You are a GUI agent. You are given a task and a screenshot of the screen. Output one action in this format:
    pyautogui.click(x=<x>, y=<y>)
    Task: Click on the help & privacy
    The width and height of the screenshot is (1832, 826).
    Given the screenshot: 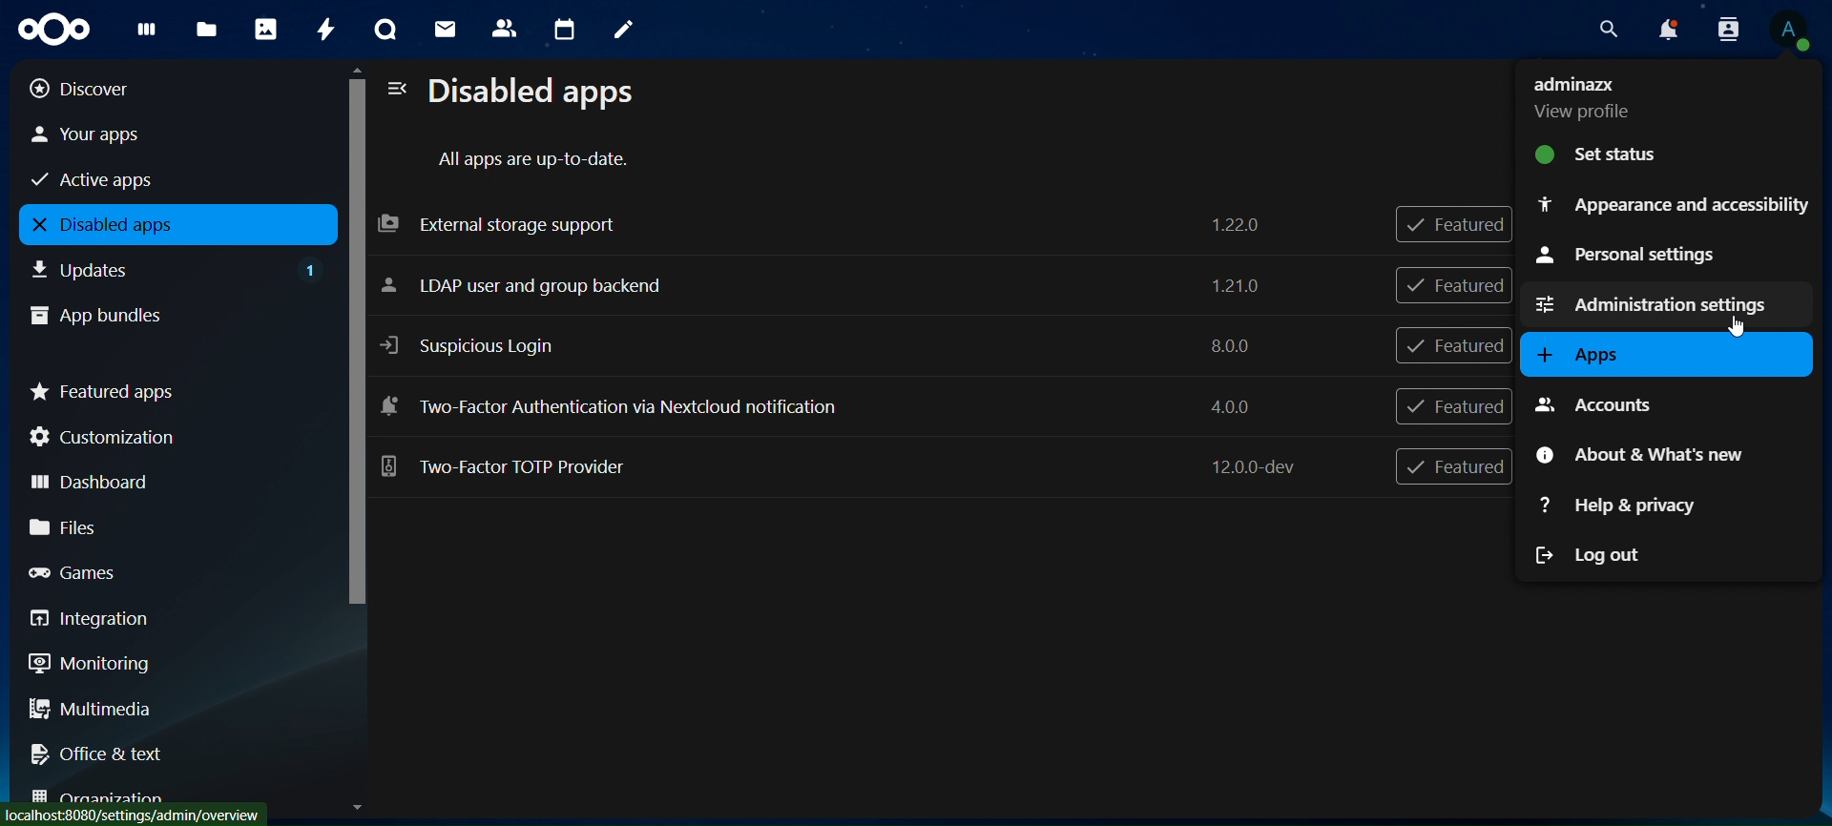 What is the action you would take?
    pyautogui.click(x=1618, y=508)
    